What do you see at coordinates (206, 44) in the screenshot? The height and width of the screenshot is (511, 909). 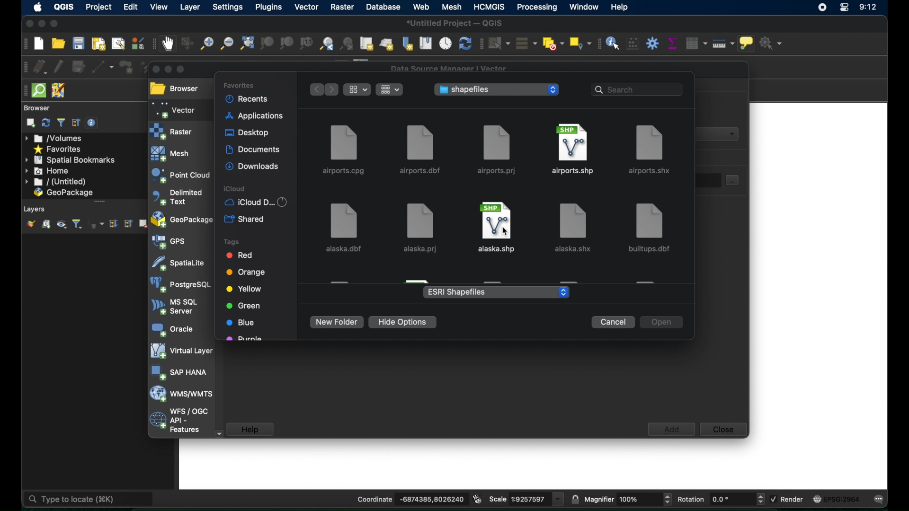 I see `zoom in` at bounding box center [206, 44].